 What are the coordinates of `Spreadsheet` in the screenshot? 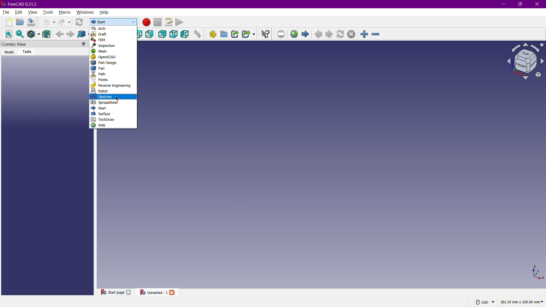 It's located at (114, 103).